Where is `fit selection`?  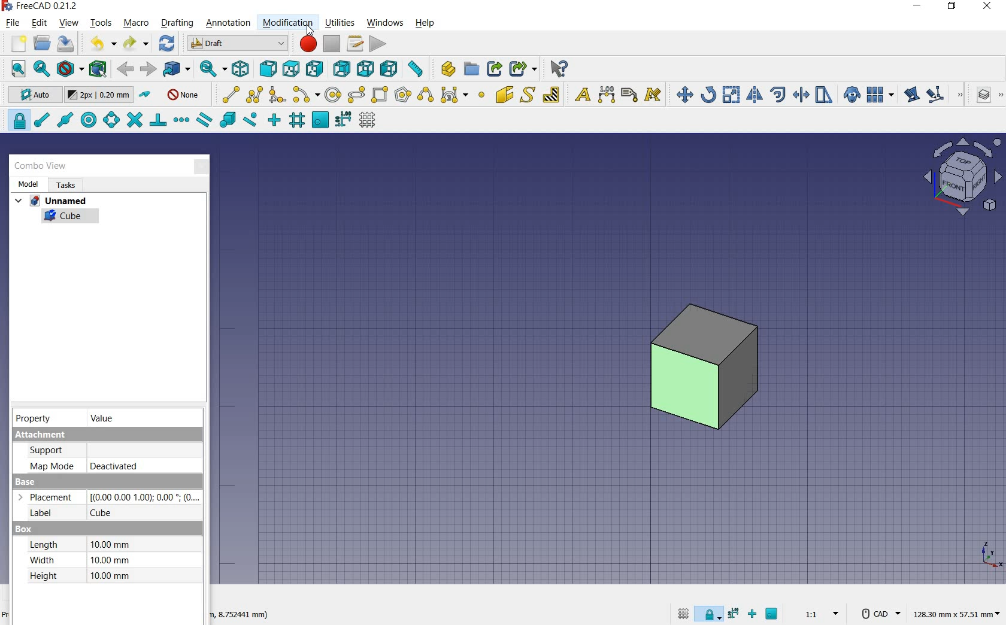
fit selection is located at coordinates (41, 68).